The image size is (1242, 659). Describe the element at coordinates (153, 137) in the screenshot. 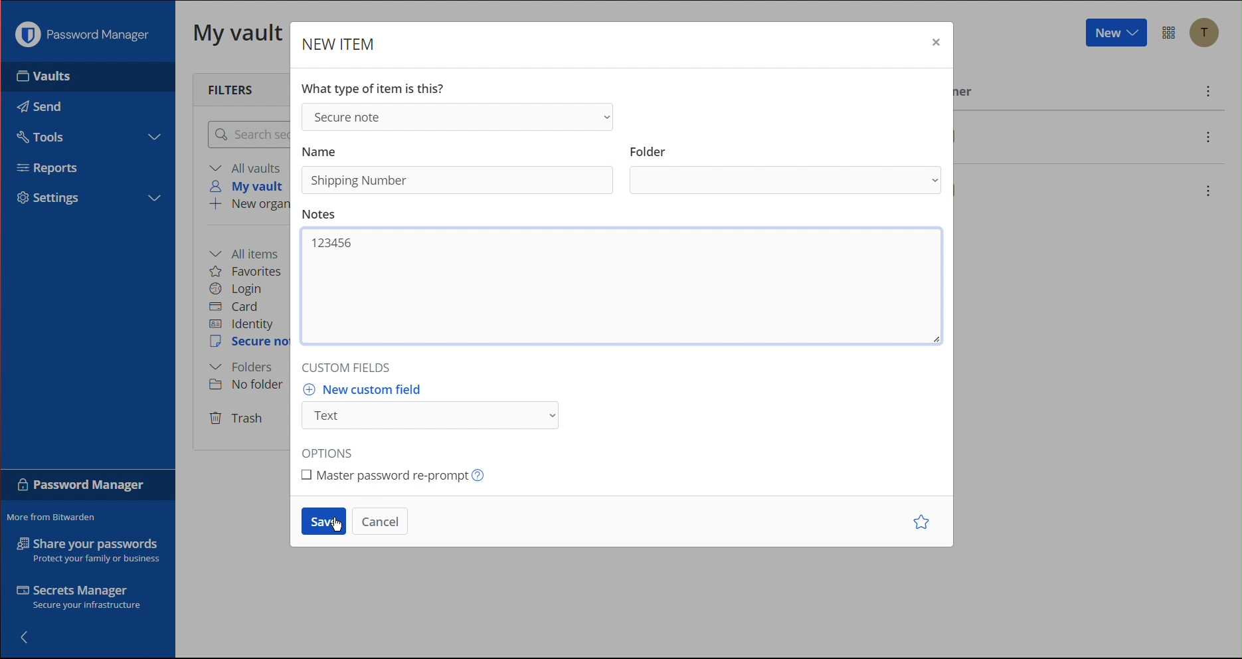

I see `expand/collapse` at that location.